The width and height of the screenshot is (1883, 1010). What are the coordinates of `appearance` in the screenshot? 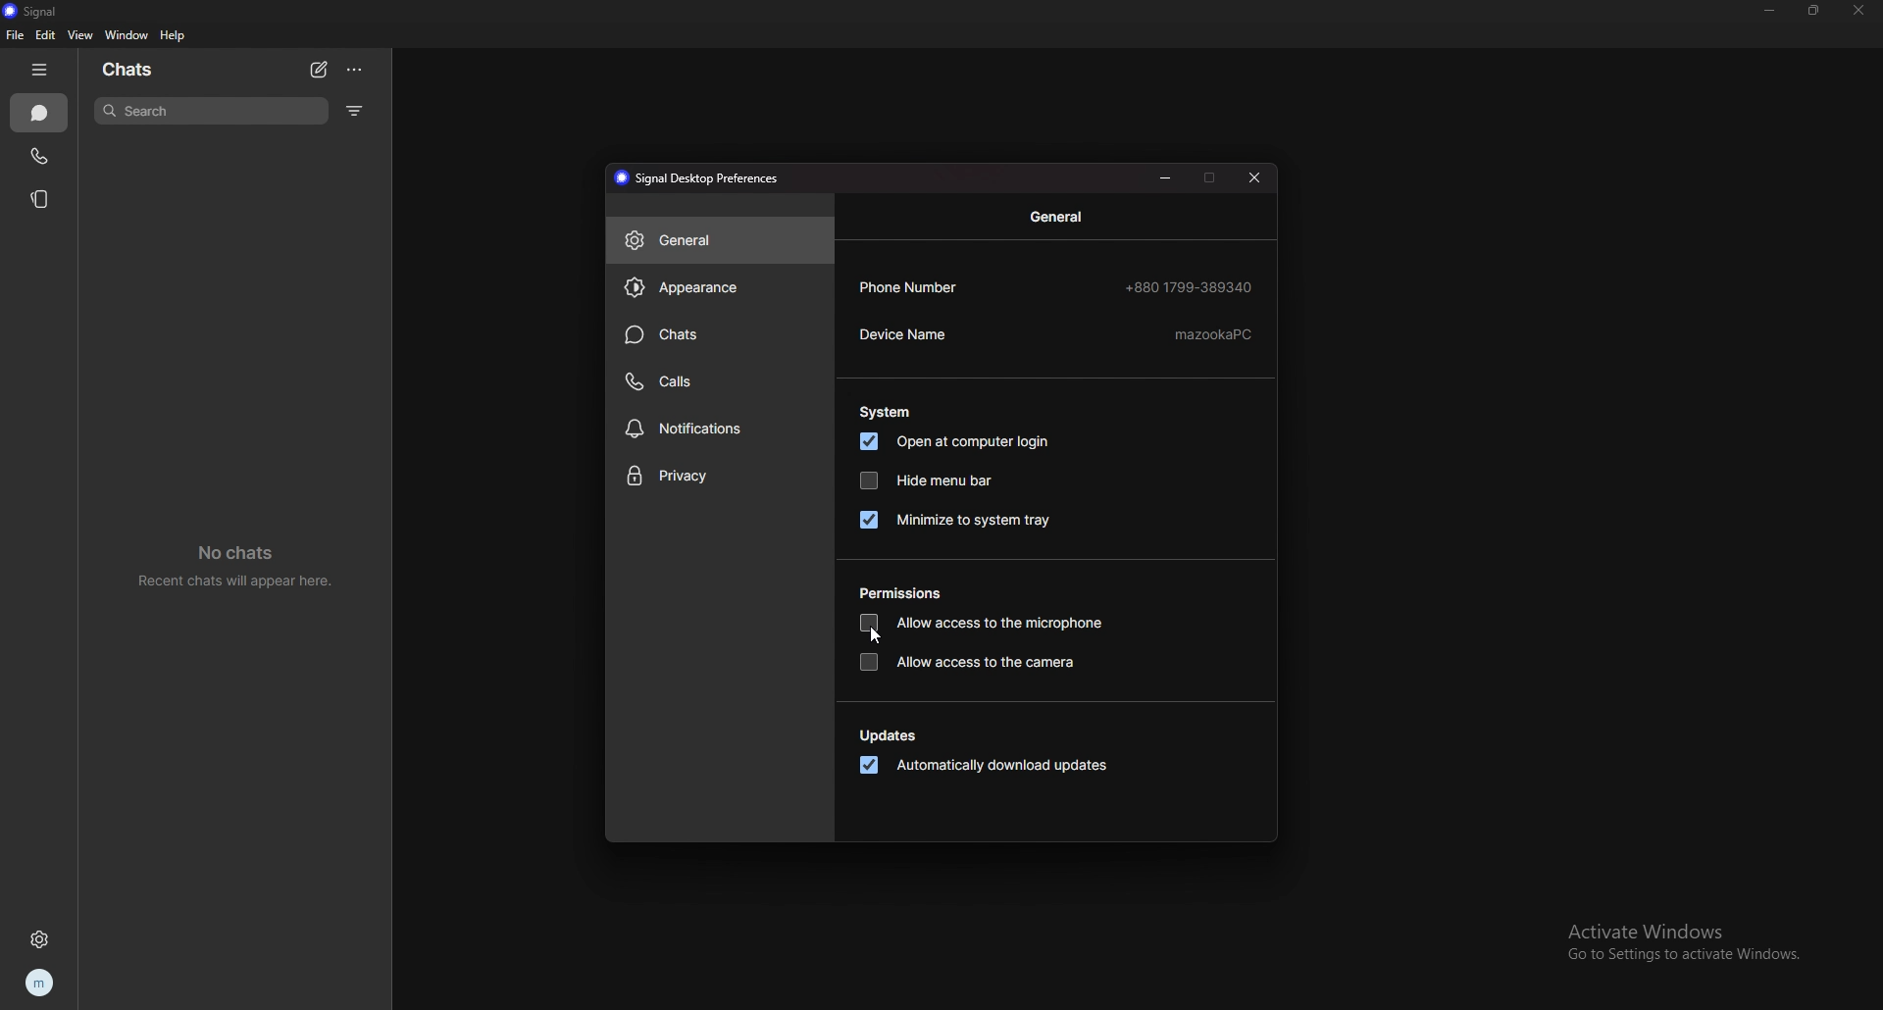 It's located at (718, 288).